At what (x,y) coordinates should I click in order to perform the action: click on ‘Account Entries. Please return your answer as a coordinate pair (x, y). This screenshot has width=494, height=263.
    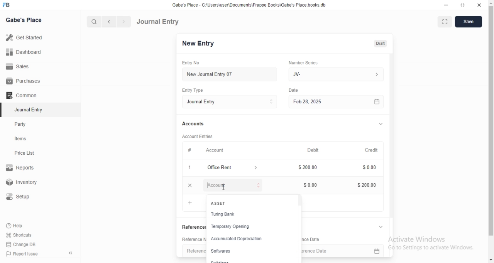
    Looking at the image, I should click on (201, 136).